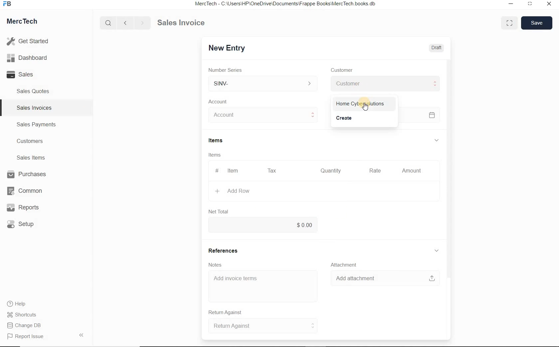 This screenshot has width=559, height=347. I want to click on References, so click(223, 251).